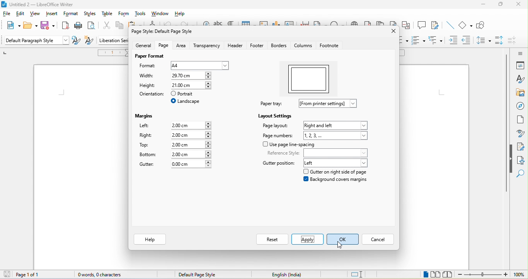  What do you see at coordinates (434, 26) in the screenshot?
I see `track change functions` at bounding box center [434, 26].